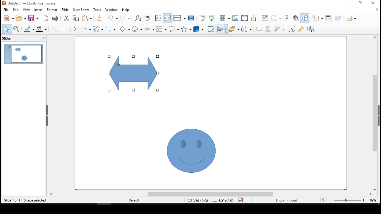  Describe the element at coordinates (134, 72) in the screenshot. I see `shape (selected)` at that location.